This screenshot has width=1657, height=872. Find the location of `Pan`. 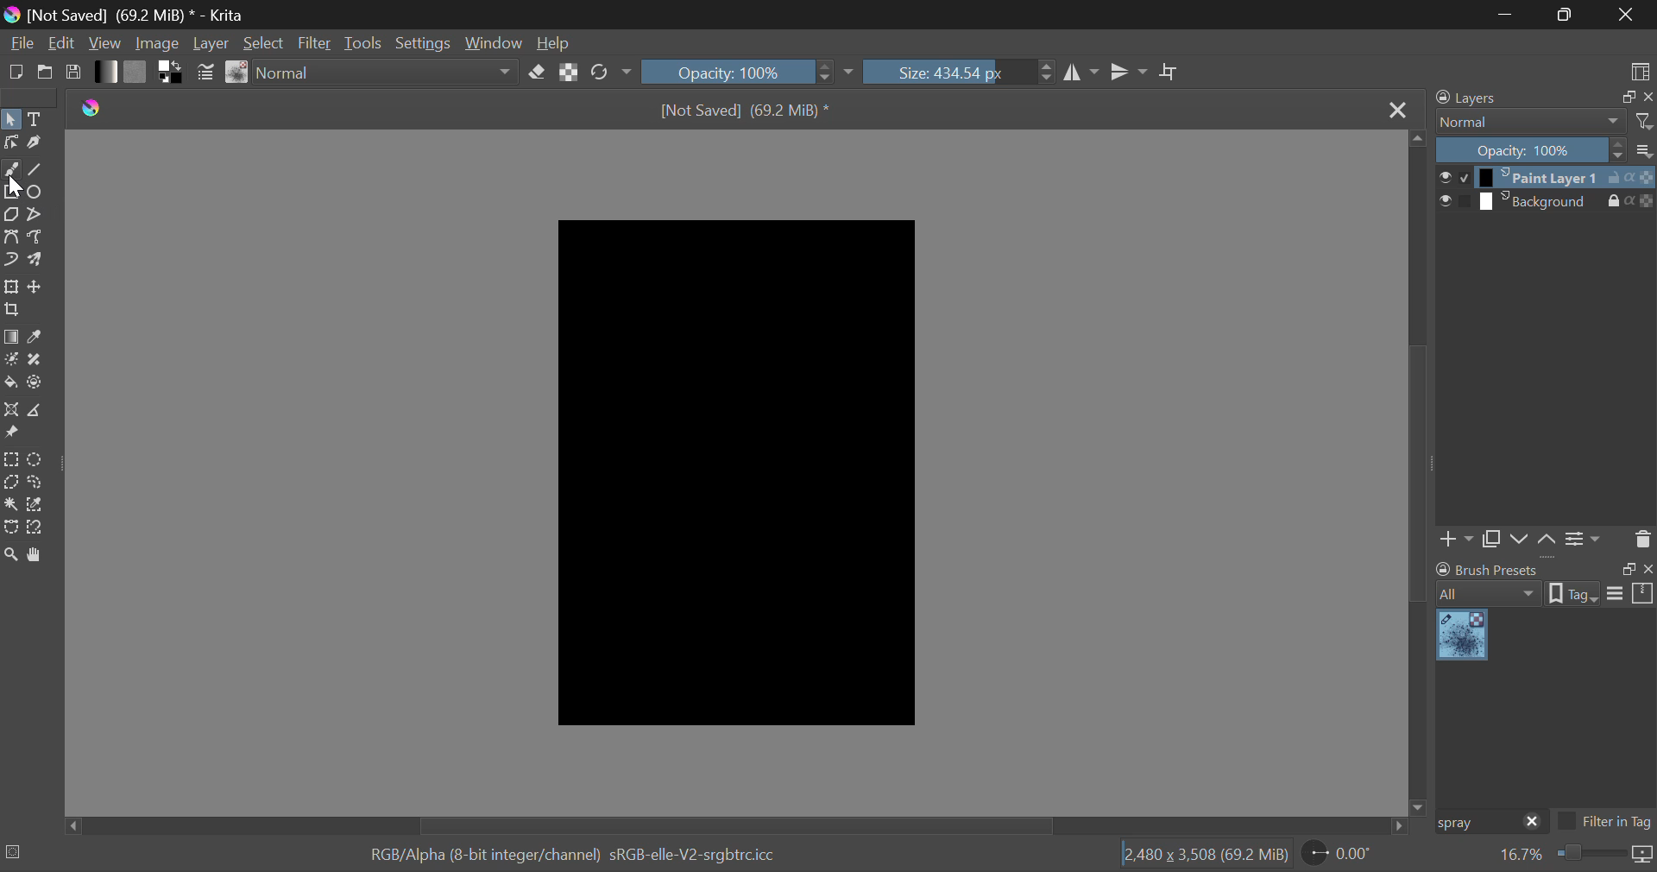

Pan is located at coordinates (38, 556).